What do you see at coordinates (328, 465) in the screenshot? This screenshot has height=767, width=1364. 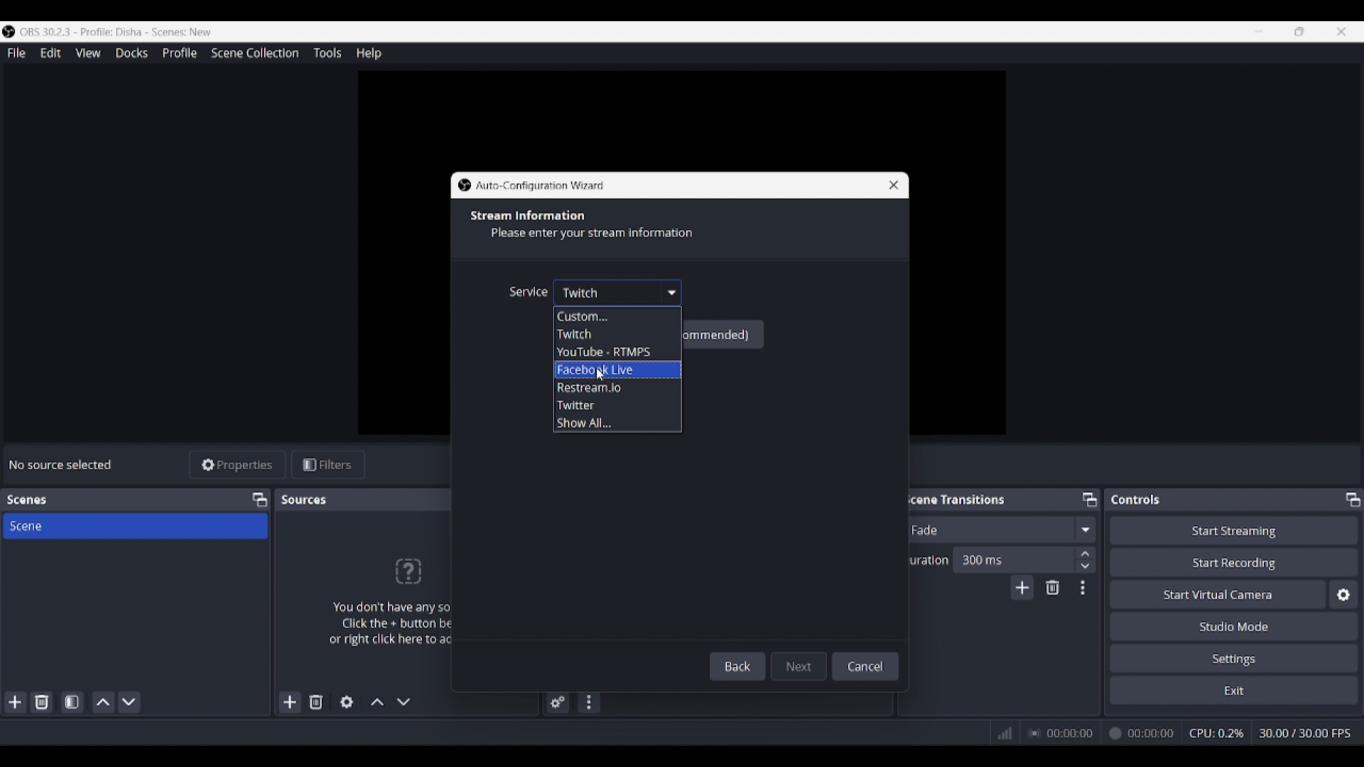 I see `Filters` at bounding box center [328, 465].